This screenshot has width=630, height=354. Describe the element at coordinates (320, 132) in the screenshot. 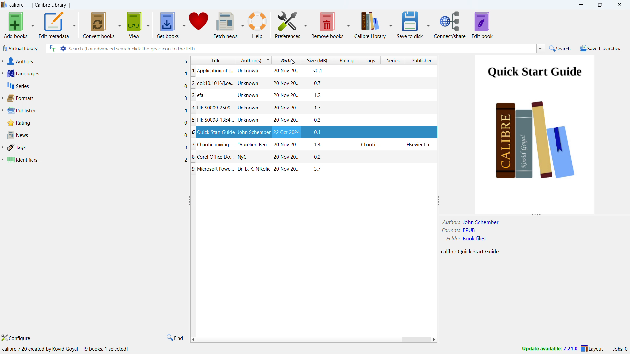

I see `0.1` at that location.